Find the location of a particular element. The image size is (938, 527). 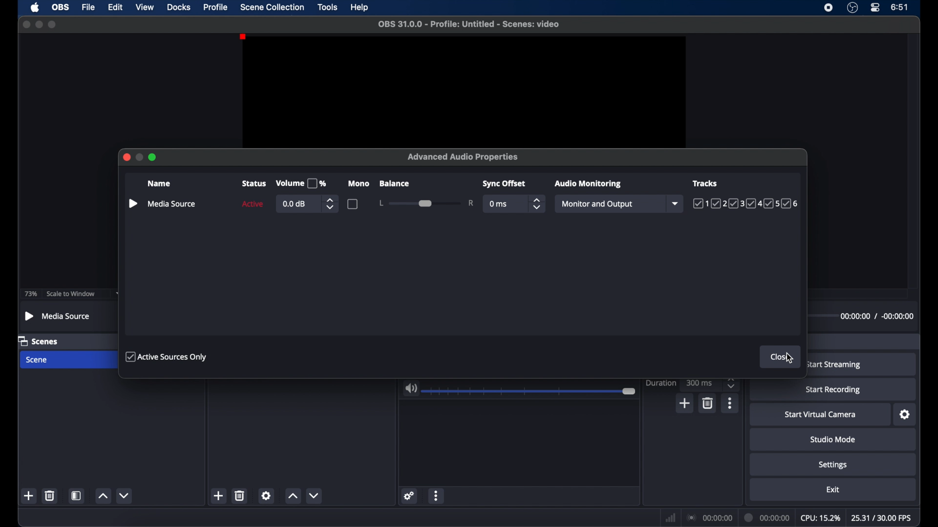

settings is located at coordinates (833, 465).